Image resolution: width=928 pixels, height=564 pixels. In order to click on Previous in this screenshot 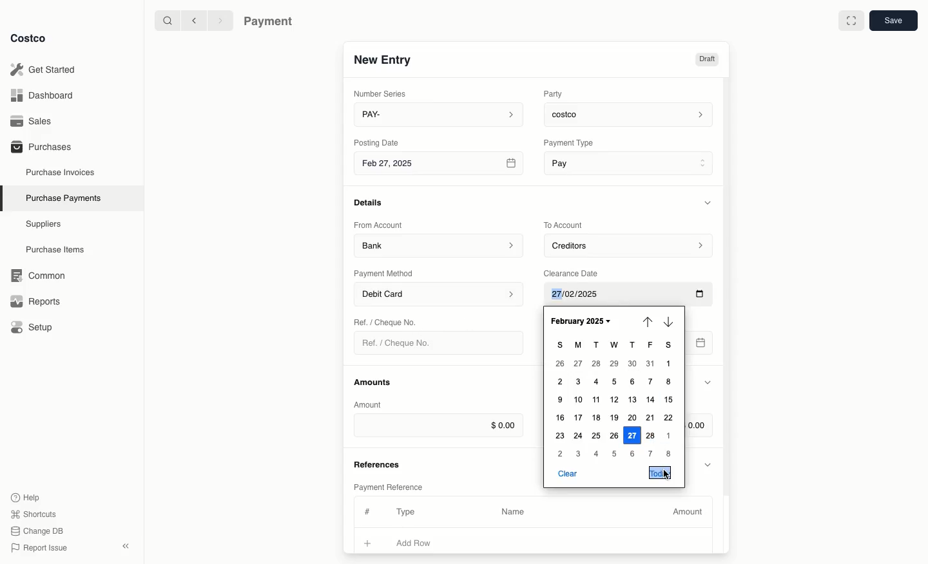, I will do `click(648, 321)`.